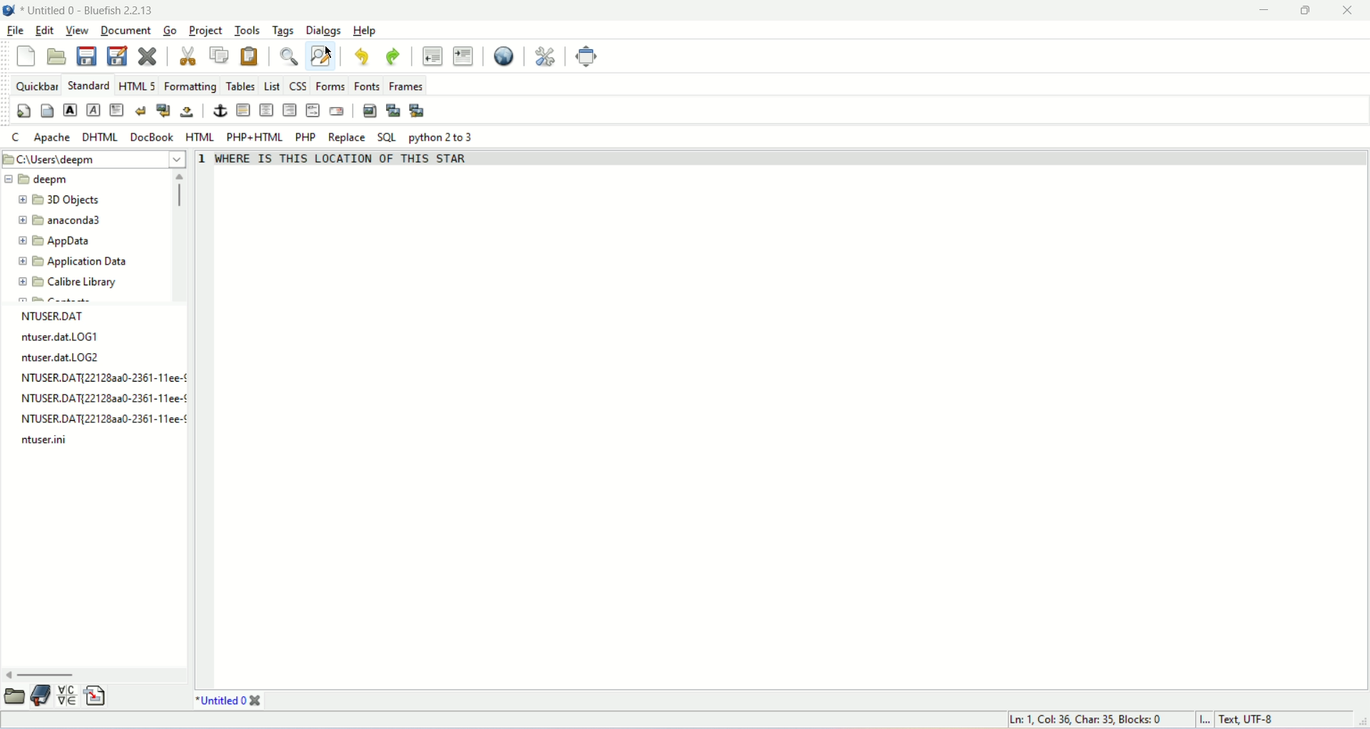 This screenshot has width=1370, height=729. What do you see at coordinates (432, 56) in the screenshot?
I see `unindent` at bounding box center [432, 56].